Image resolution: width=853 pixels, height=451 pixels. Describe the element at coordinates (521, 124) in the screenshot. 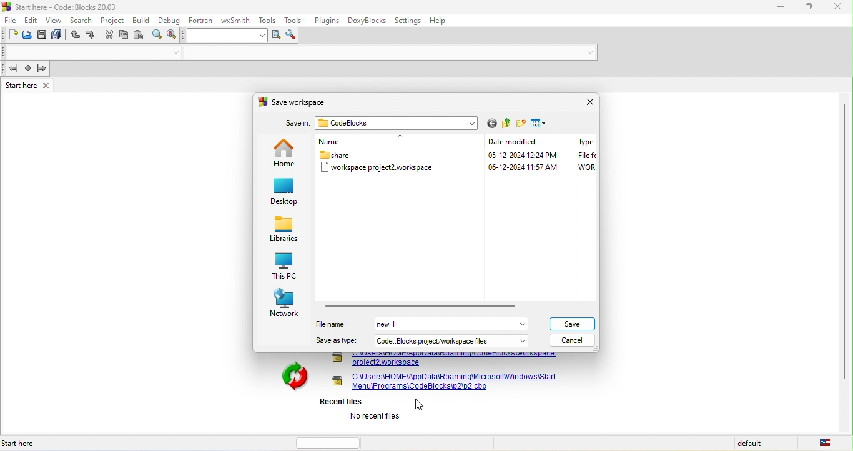

I see `create new folder` at that location.